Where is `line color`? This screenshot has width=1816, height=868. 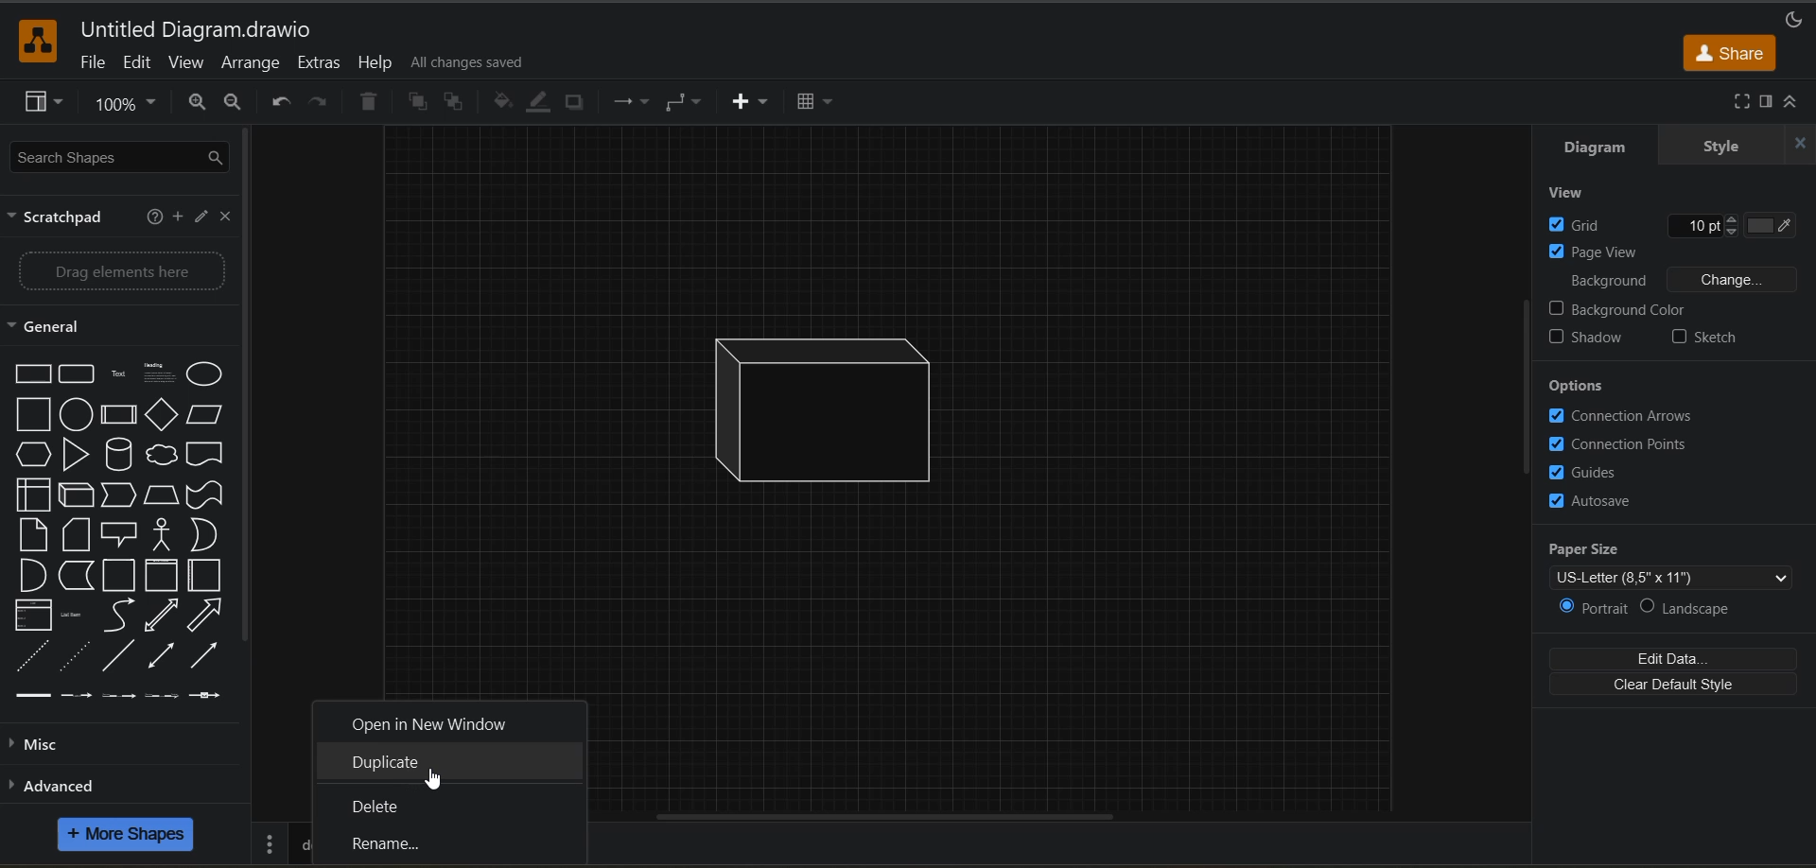
line color is located at coordinates (540, 103).